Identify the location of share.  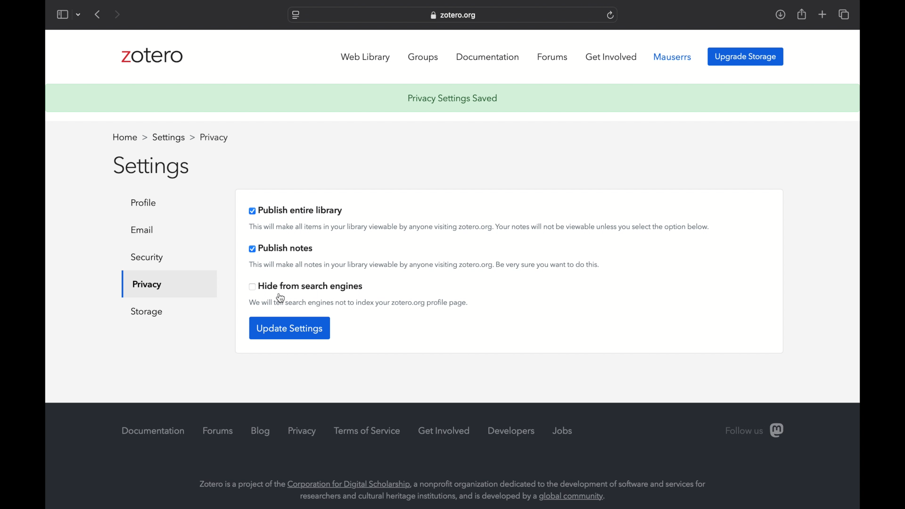
(801, 14).